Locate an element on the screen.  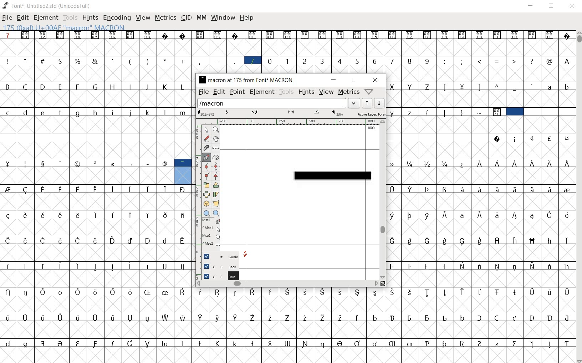
6 is located at coordinates (375, 61).